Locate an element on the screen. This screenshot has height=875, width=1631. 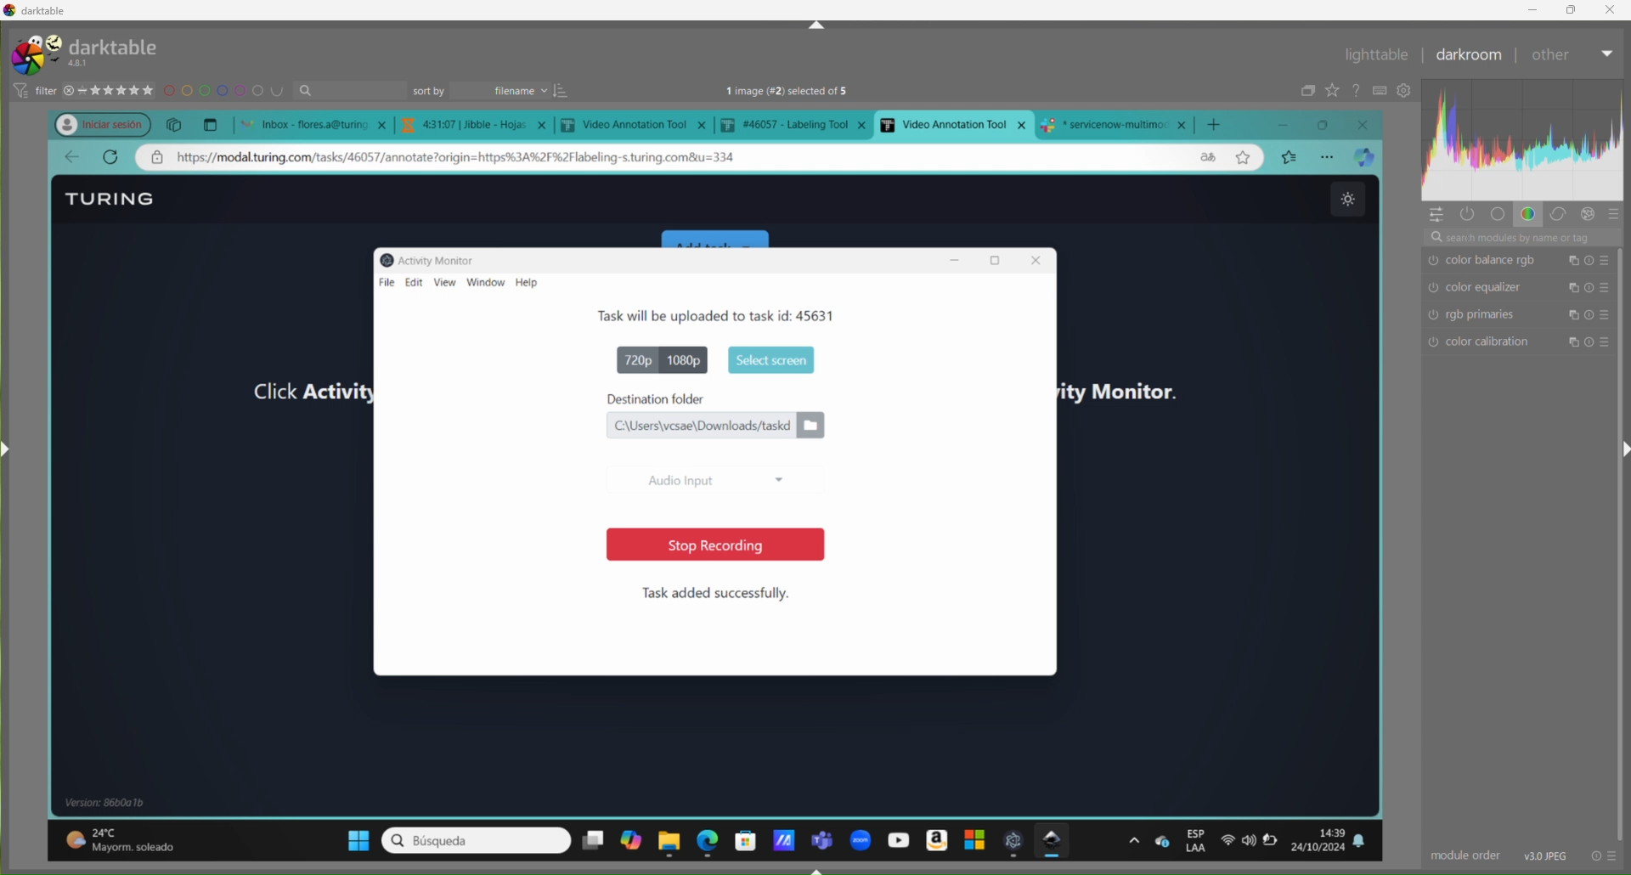
web address is located at coordinates (477, 158).